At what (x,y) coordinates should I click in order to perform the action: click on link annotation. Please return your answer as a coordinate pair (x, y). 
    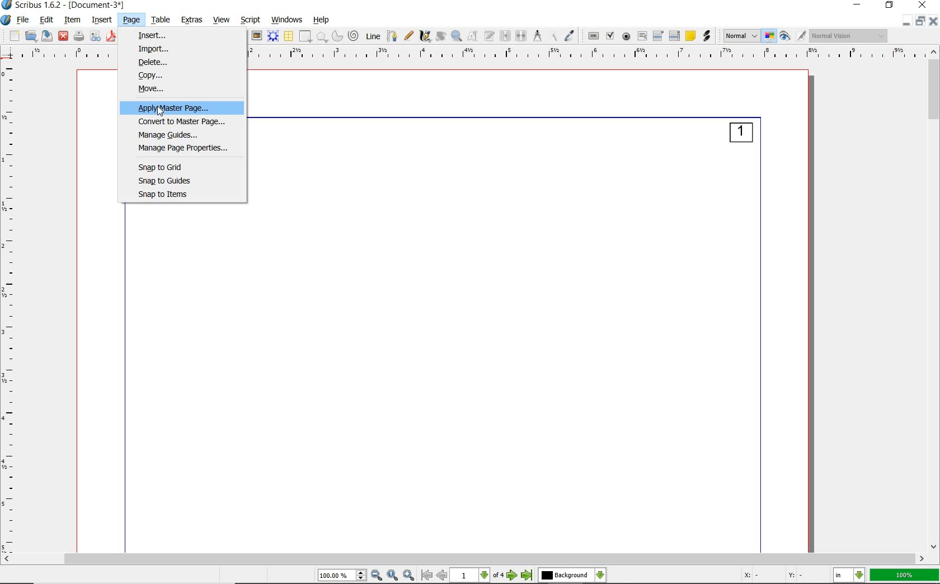
    Looking at the image, I should click on (707, 36).